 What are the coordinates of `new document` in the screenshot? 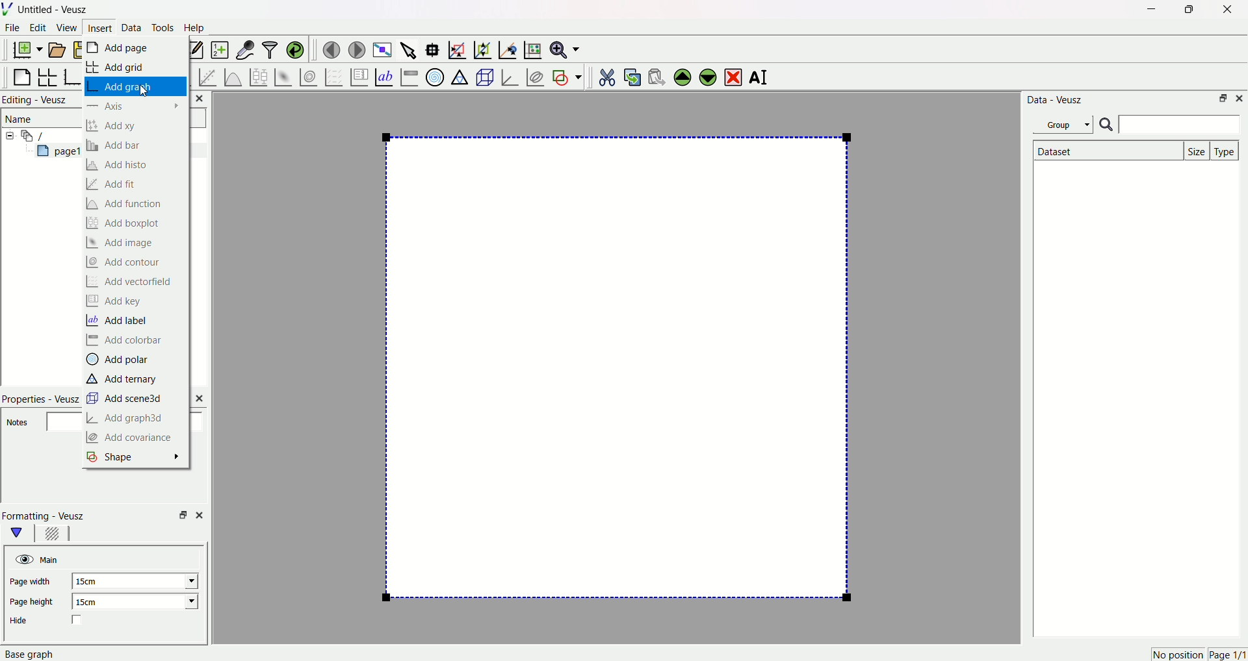 It's located at (29, 51).